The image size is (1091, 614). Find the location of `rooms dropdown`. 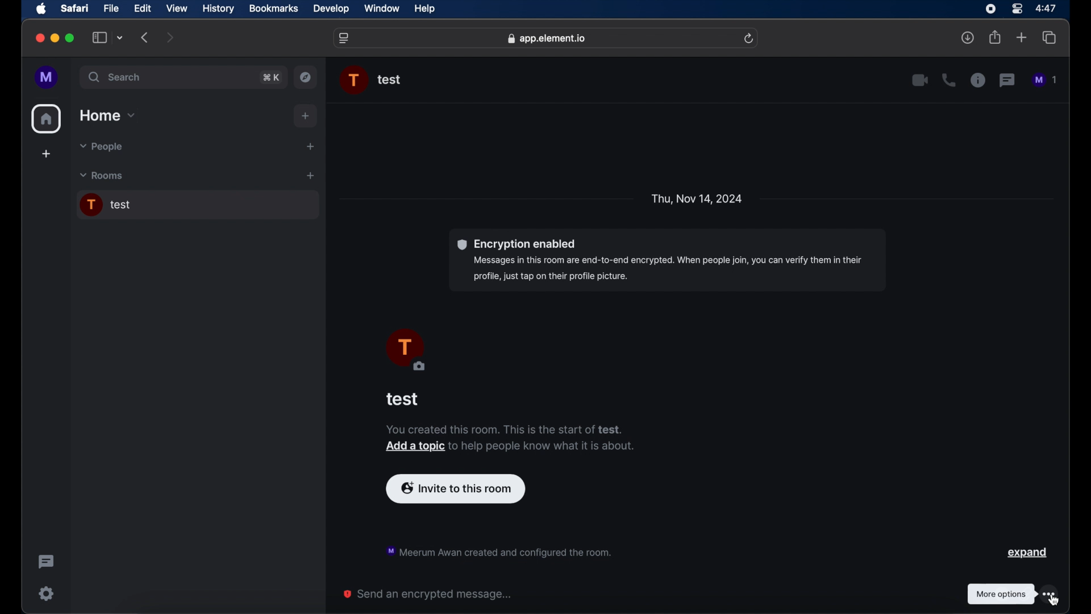

rooms dropdown is located at coordinates (102, 176).